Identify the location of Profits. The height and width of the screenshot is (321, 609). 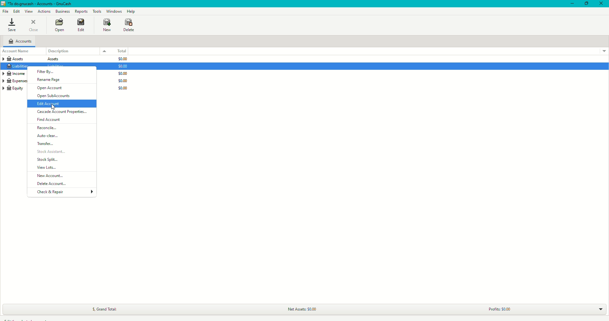
(499, 310).